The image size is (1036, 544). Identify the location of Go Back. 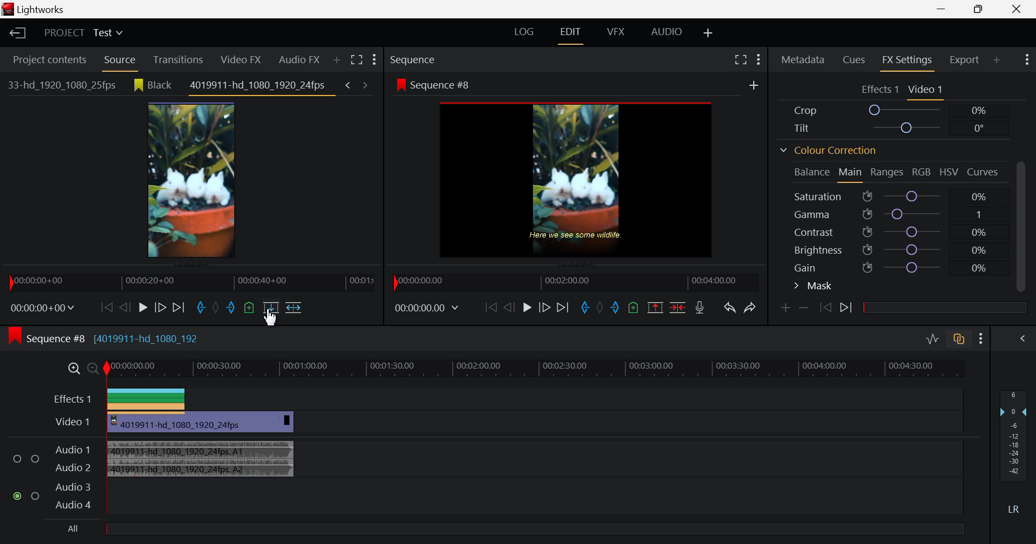
(124, 308).